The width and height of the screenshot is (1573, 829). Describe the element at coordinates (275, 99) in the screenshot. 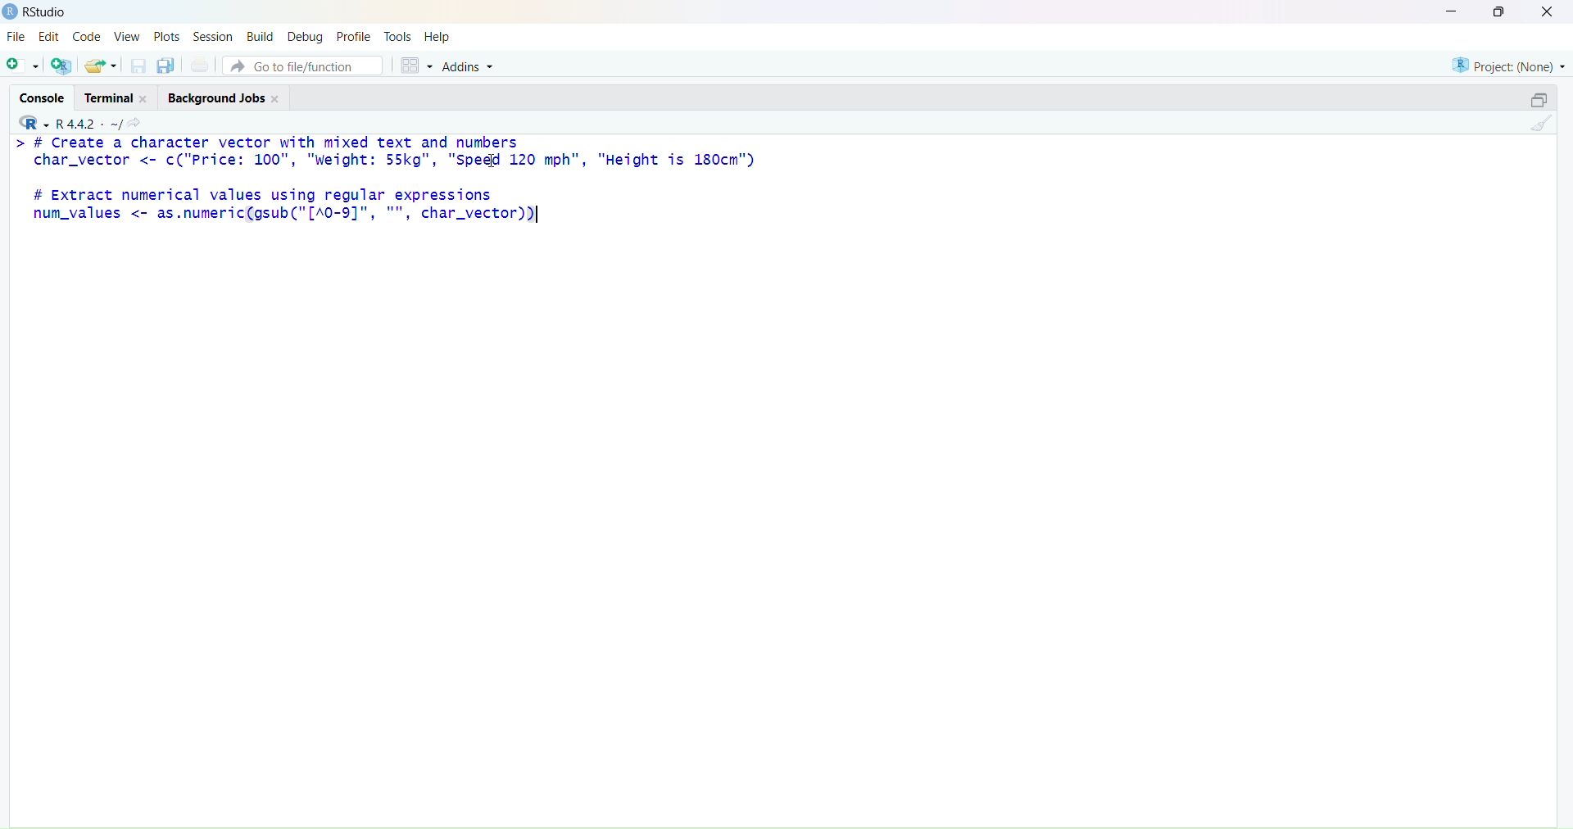

I see `close` at that location.